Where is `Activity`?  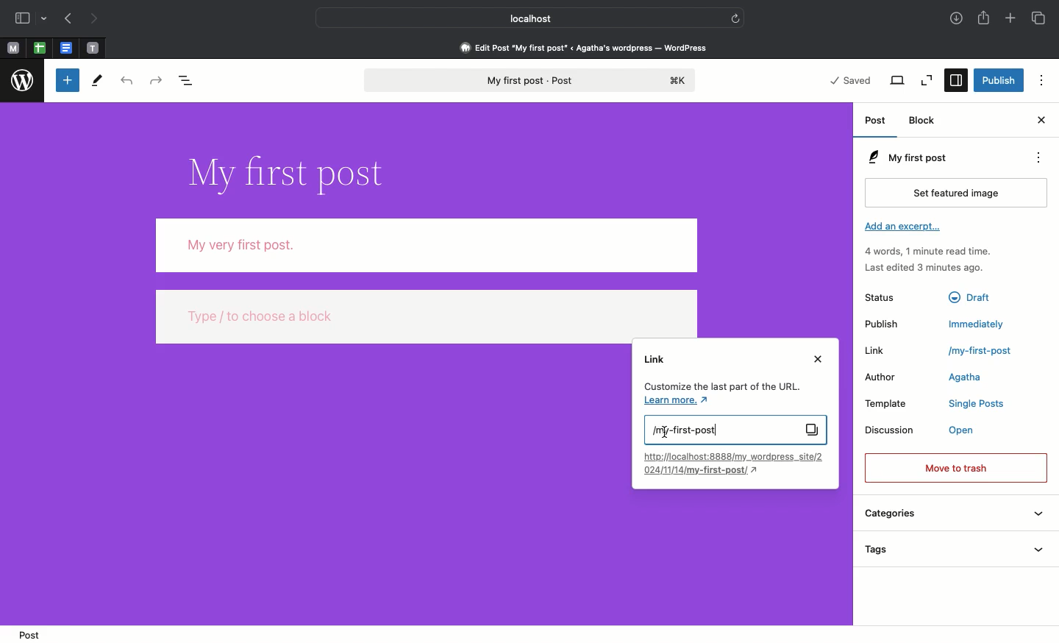 Activity is located at coordinates (933, 258).